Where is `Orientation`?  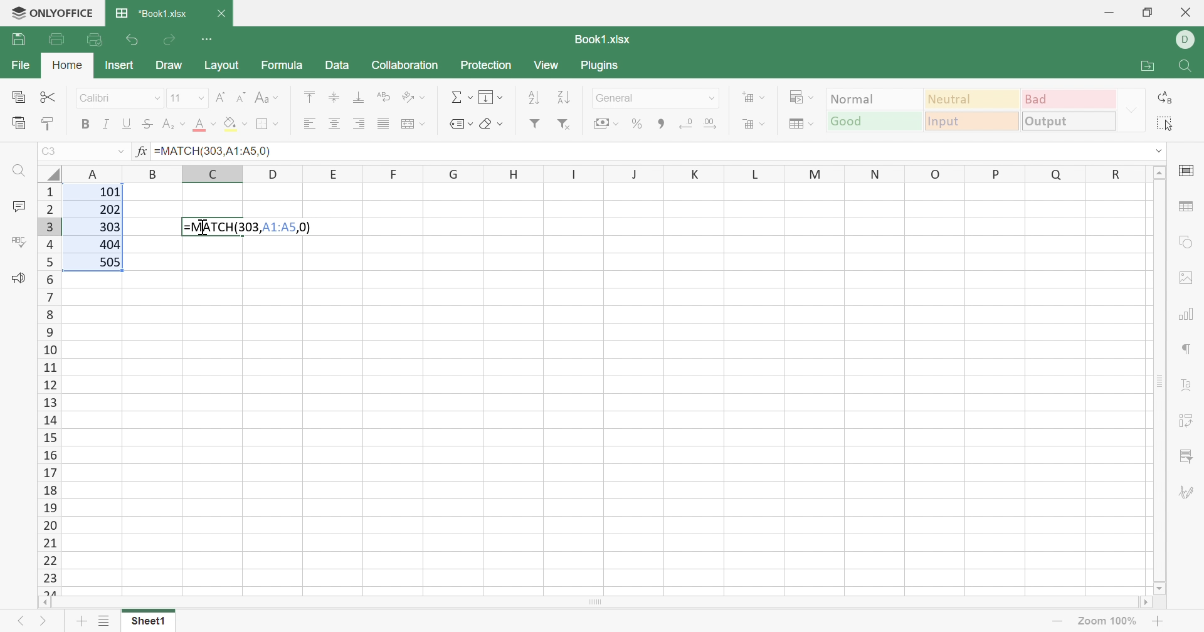 Orientation is located at coordinates (415, 97).